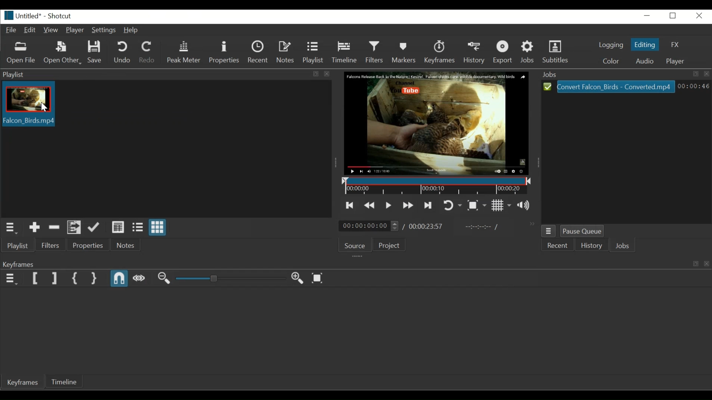  Describe the element at coordinates (475, 53) in the screenshot. I see `History` at that location.